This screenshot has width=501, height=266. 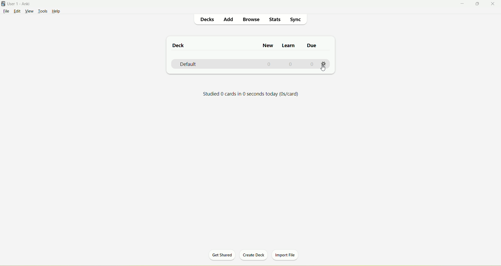 I want to click on browse, so click(x=250, y=19).